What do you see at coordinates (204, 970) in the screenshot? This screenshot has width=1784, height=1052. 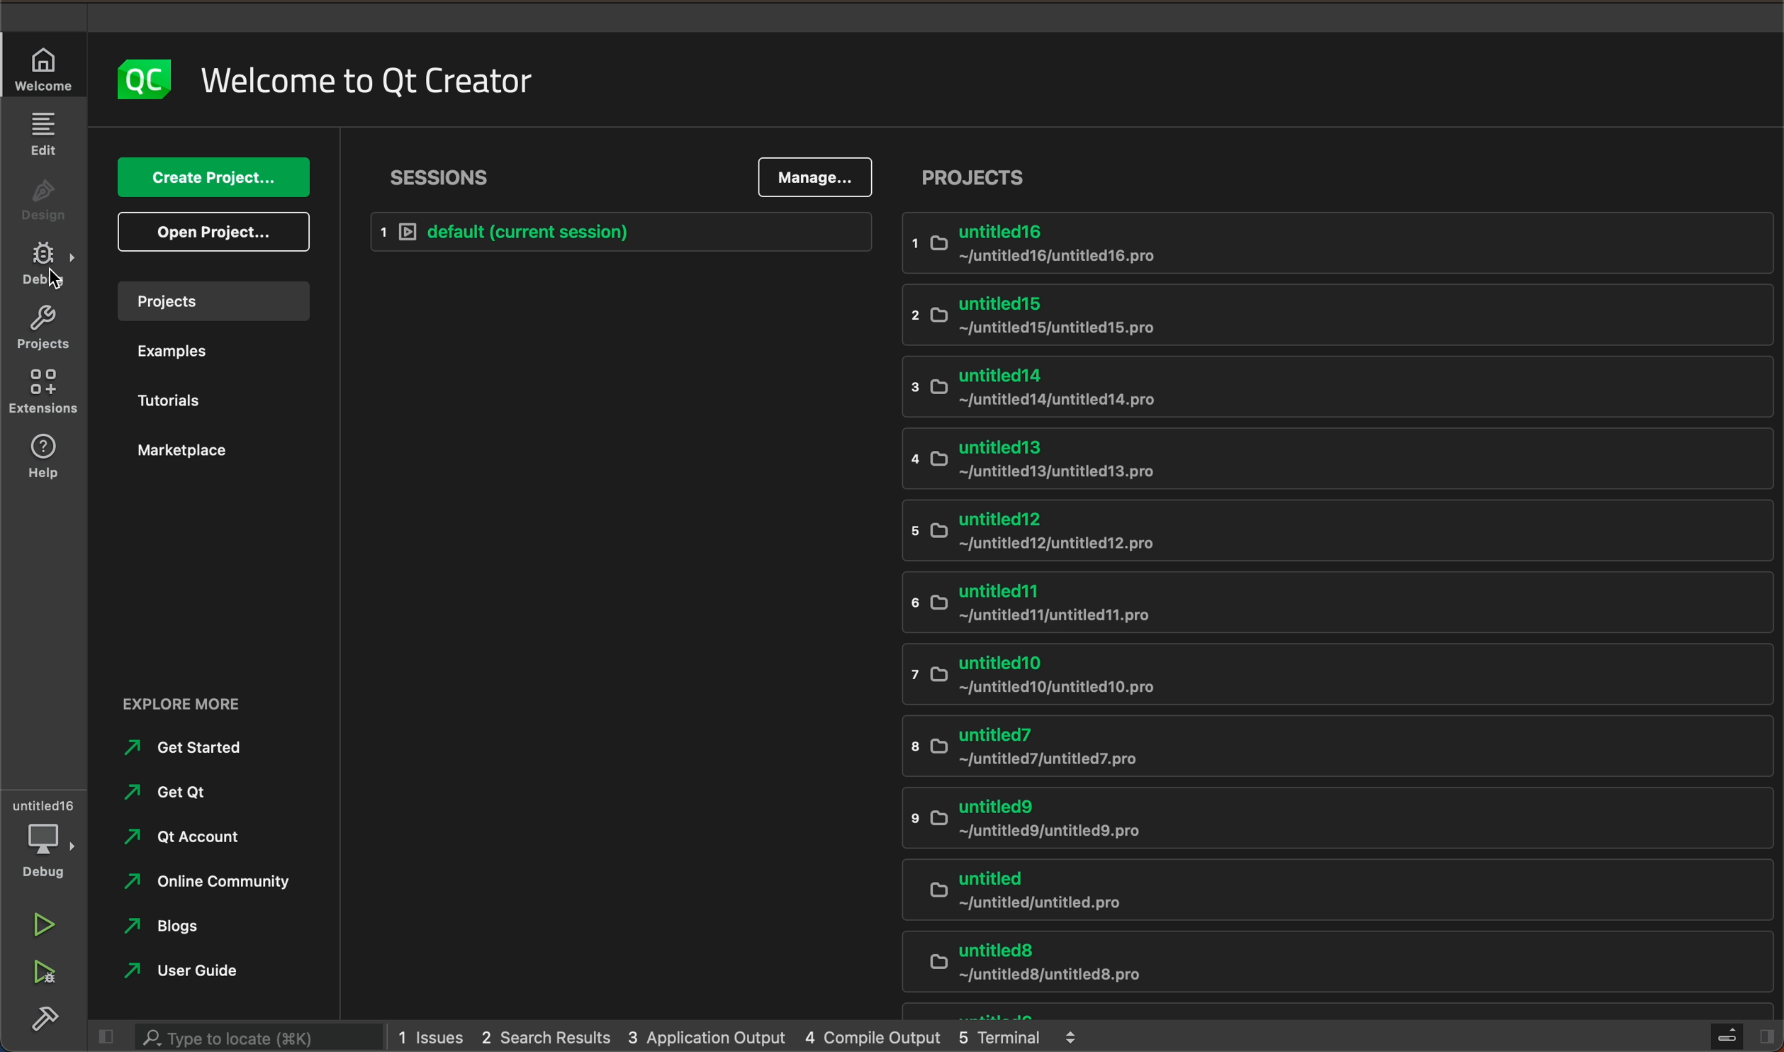 I see `user guide` at bounding box center [204, 970].